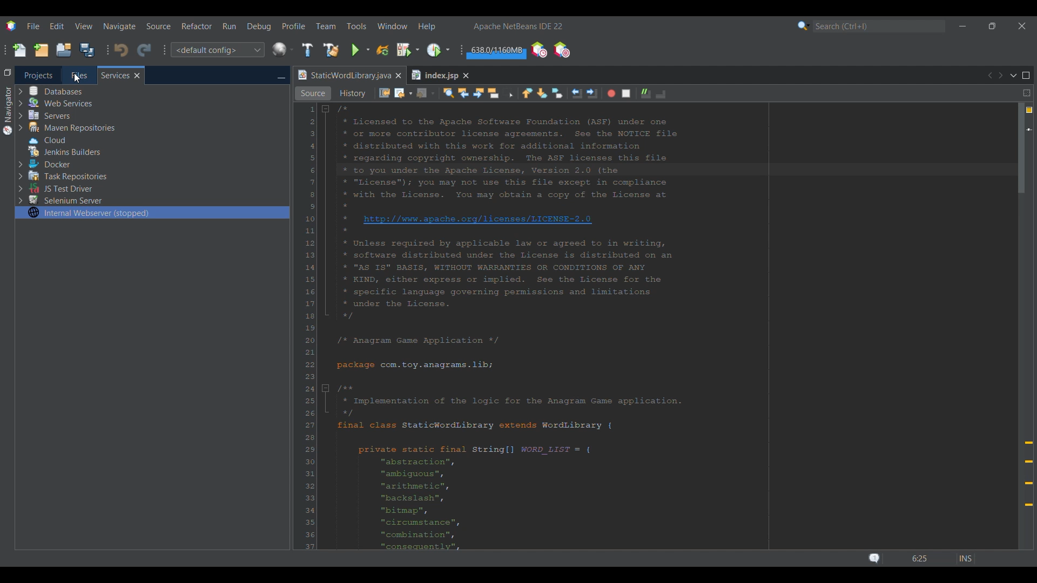 This screenshot has height=583, width=1037. Describe the element at coordinates (159, 26) in the screenshot. I see `Source menu` at that location.